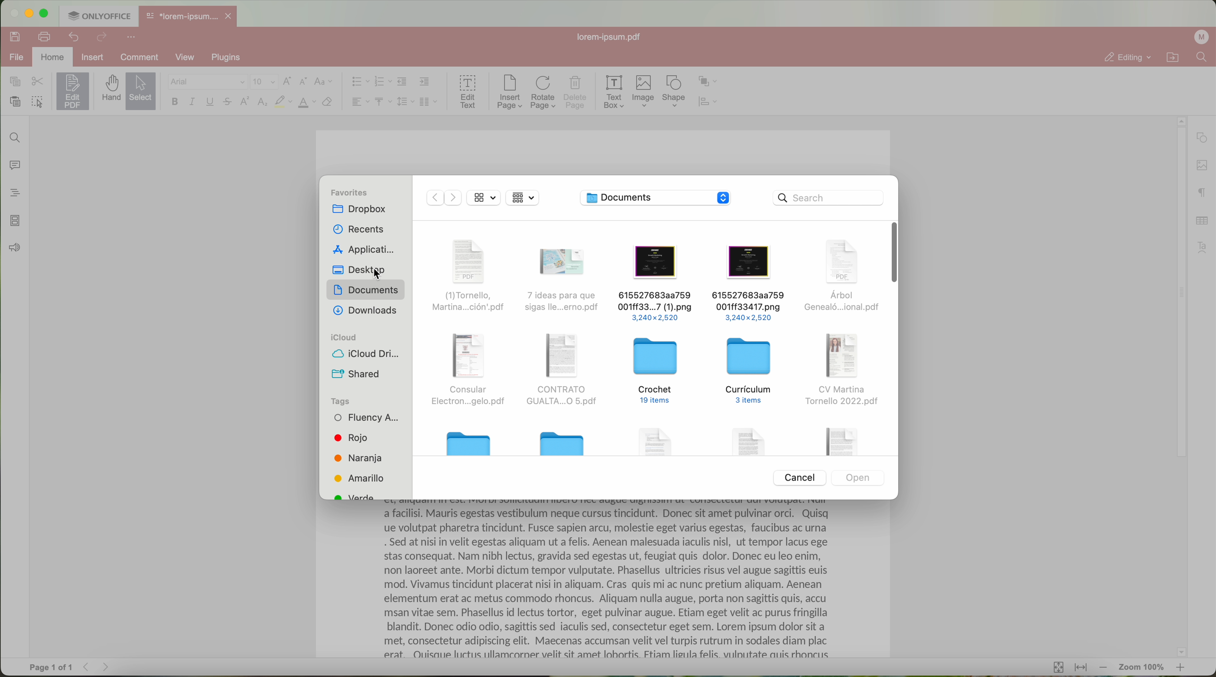 Image resolution: width=1216 pixels, height=677 pixels. I want to click on numbering, so click(383, 82).